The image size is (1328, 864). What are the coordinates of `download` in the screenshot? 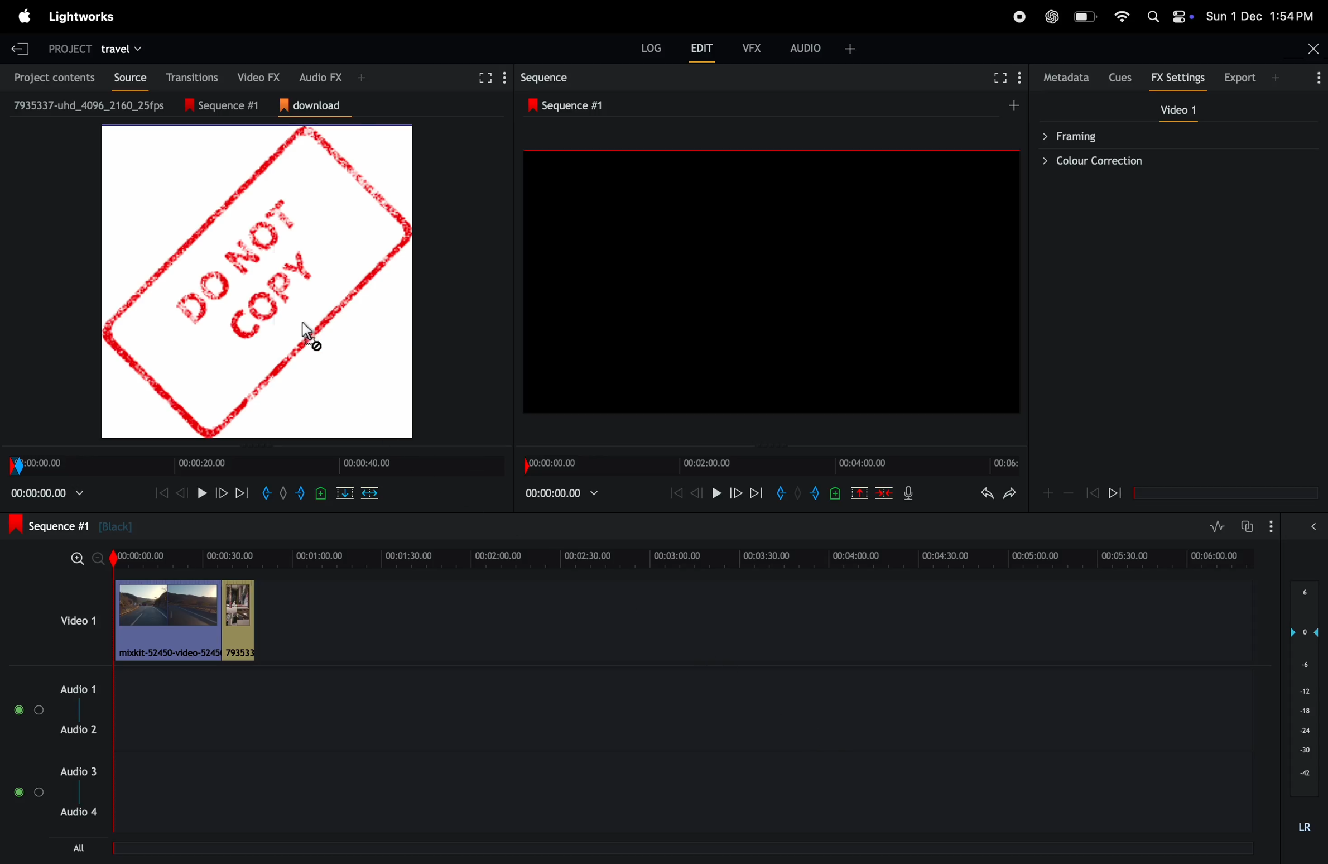 It's located at (315, 106).